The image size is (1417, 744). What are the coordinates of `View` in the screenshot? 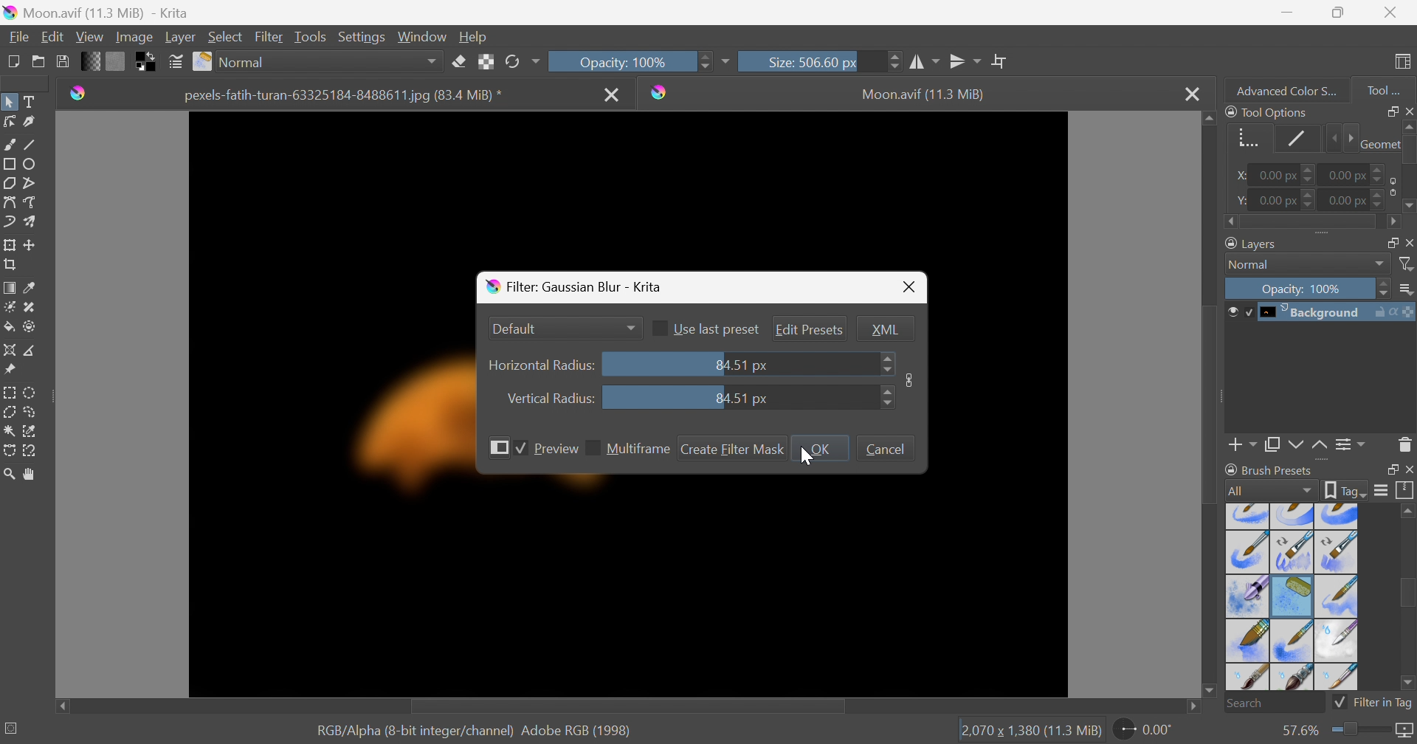 It's located at (89, 38).